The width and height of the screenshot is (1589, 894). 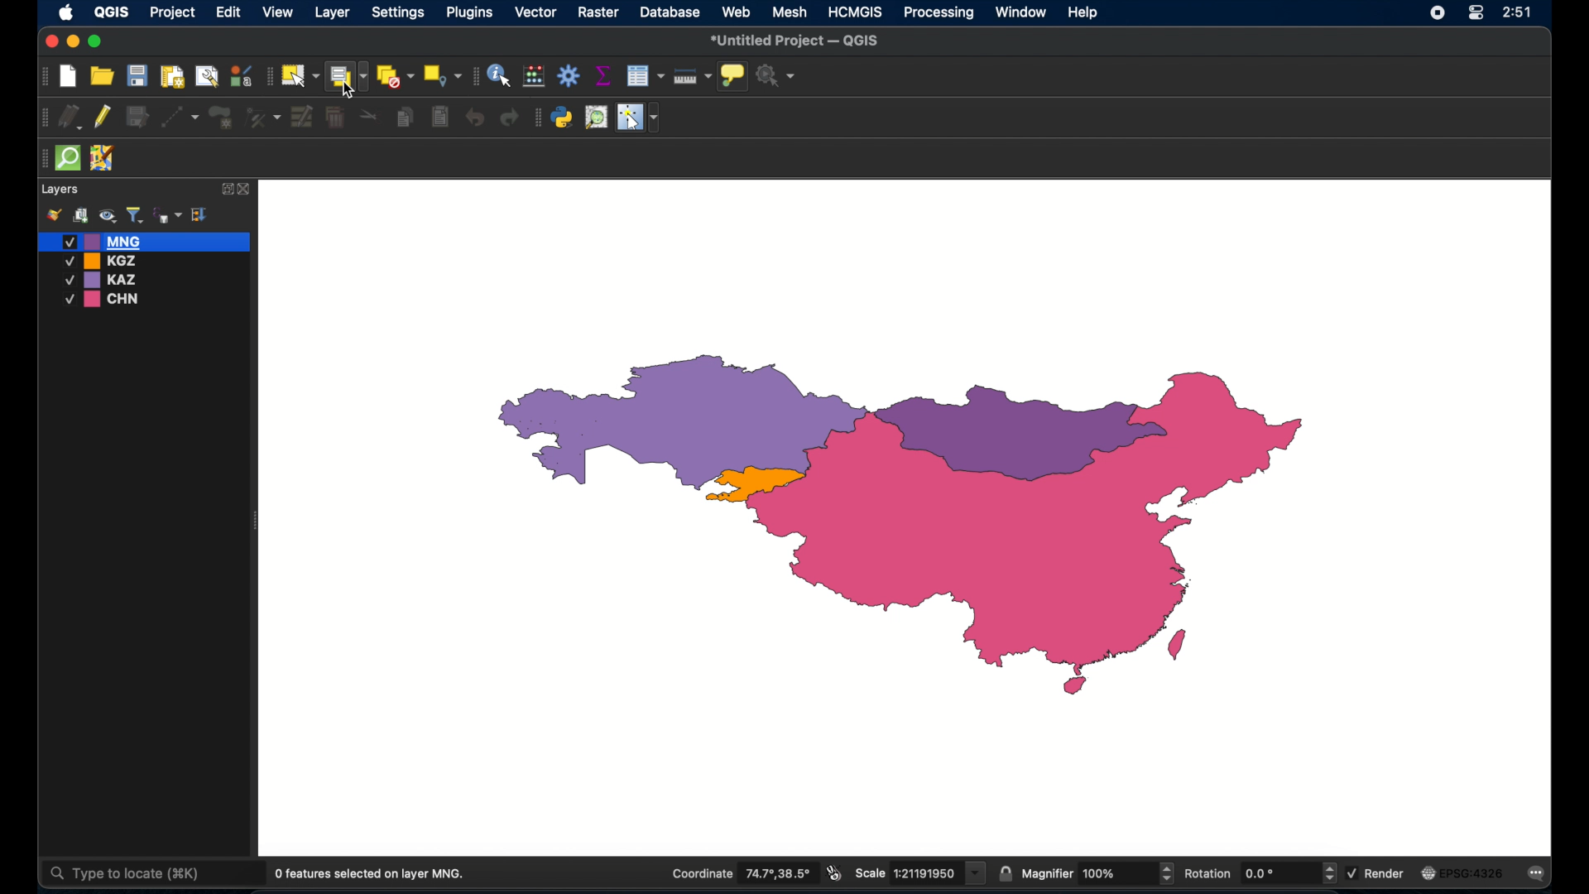 What do you see at coordinates (395, 76) in the screenshot?
I see `deselect all features` at bounding box center [395, 76].